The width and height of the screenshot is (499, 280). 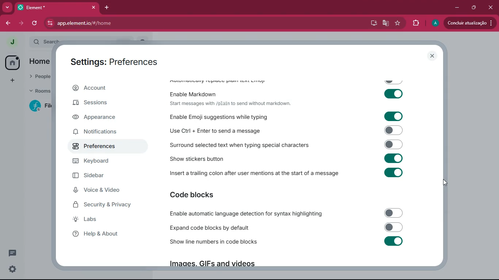 What do you see at coordinates (101, 220) in the screenshot?
I see `labs` at bounding box center [101, 220].